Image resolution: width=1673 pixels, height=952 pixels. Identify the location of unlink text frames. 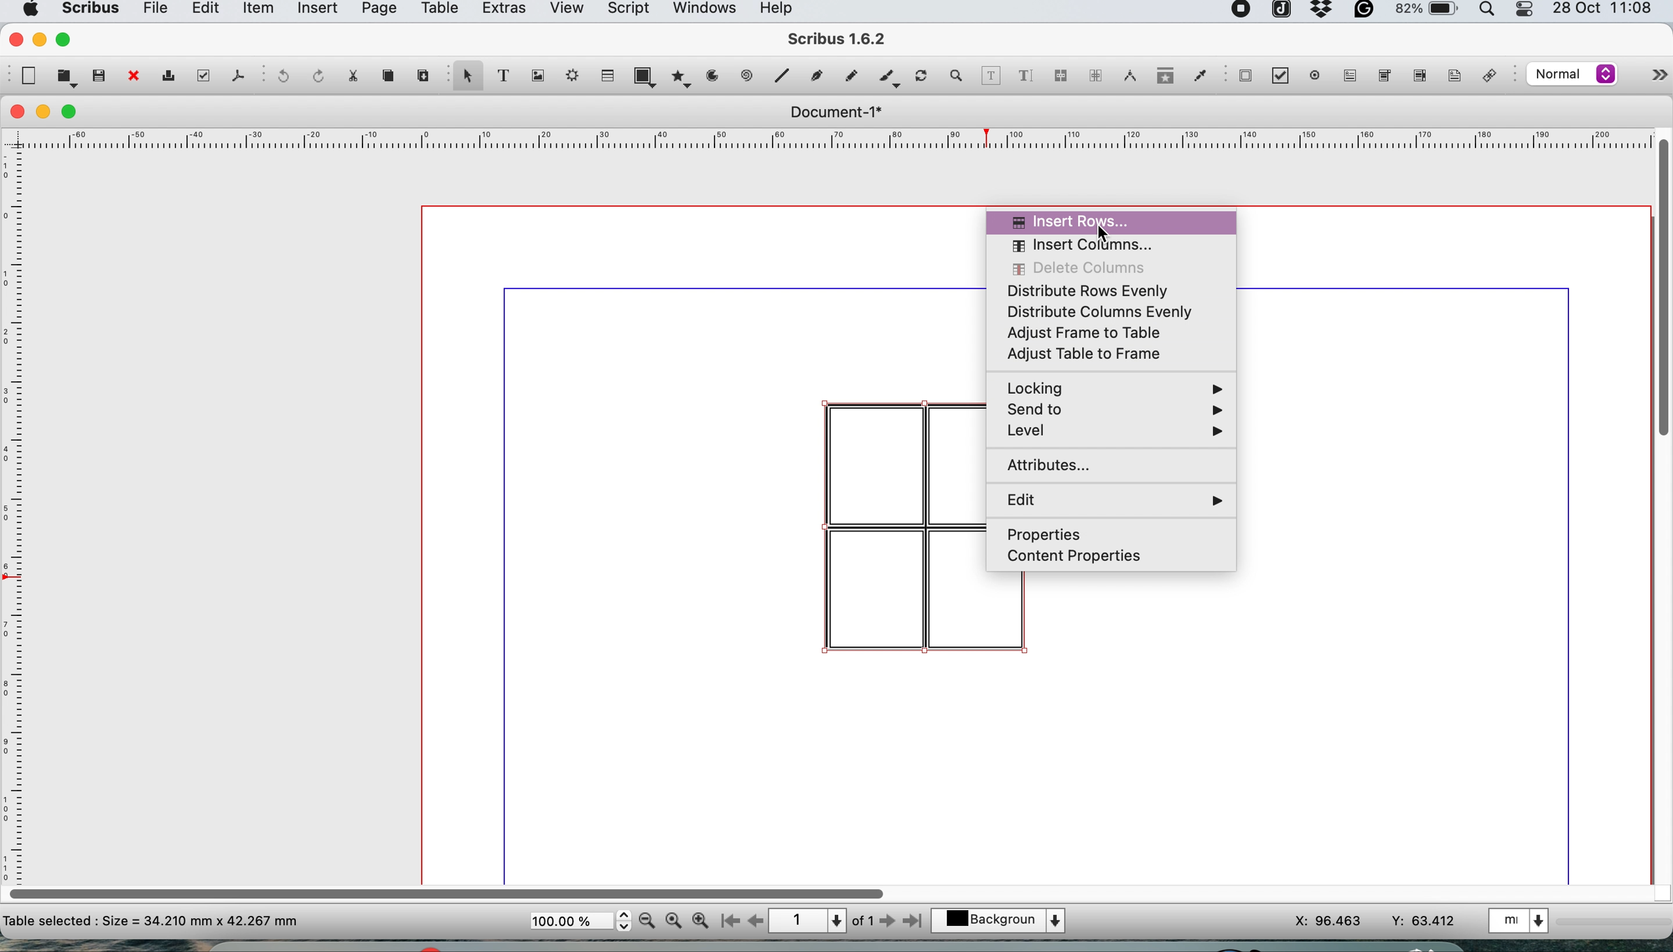
(1095, 79).